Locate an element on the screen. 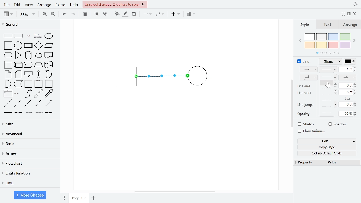  view is located at coordinates (28, 5).